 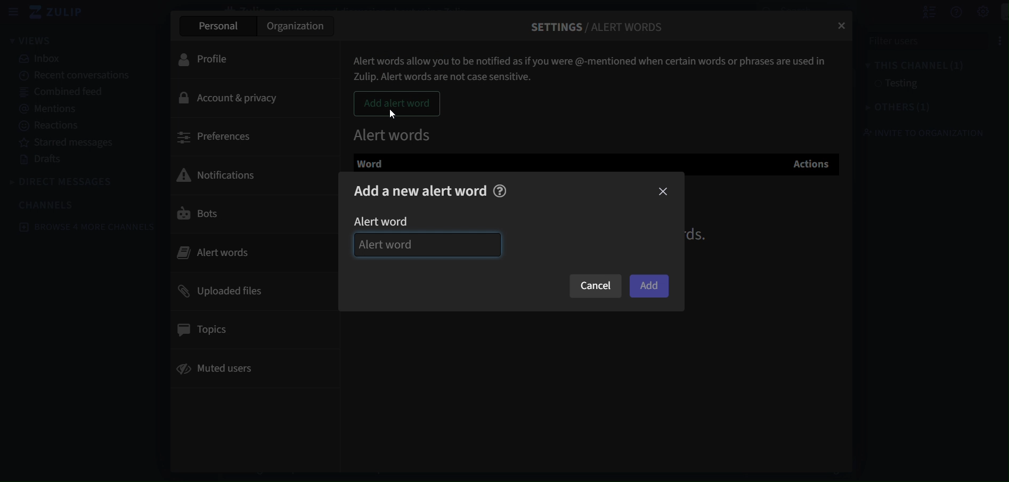 I want to click on profile, so click(x=210, y=59).